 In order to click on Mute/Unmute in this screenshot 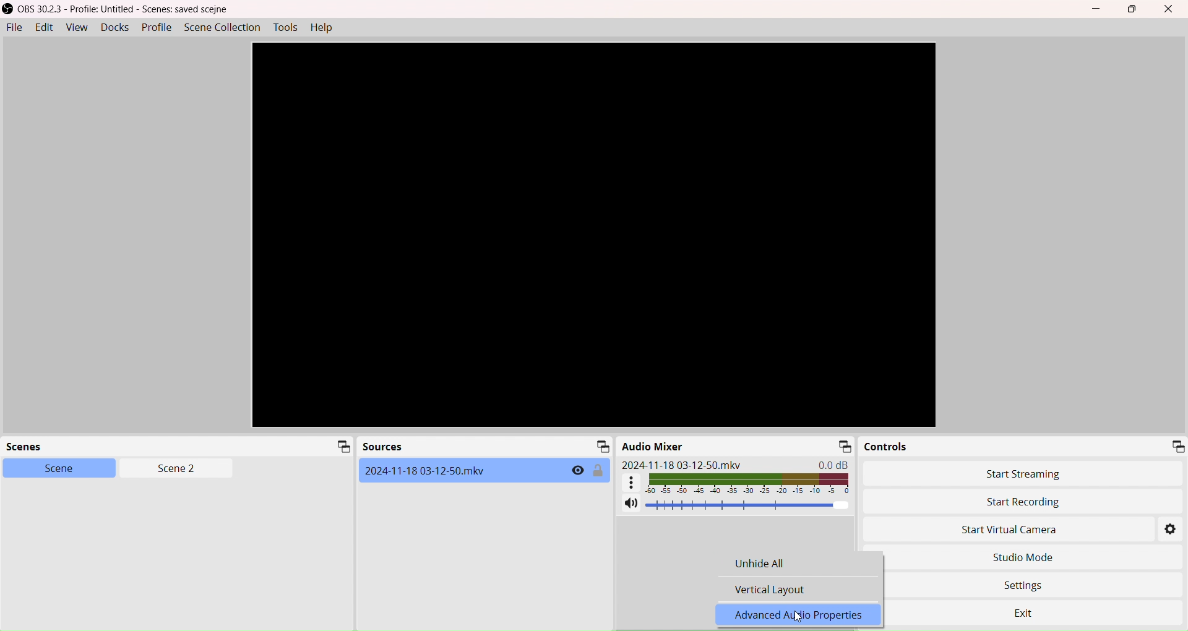, I will do `click(630, 504)`.